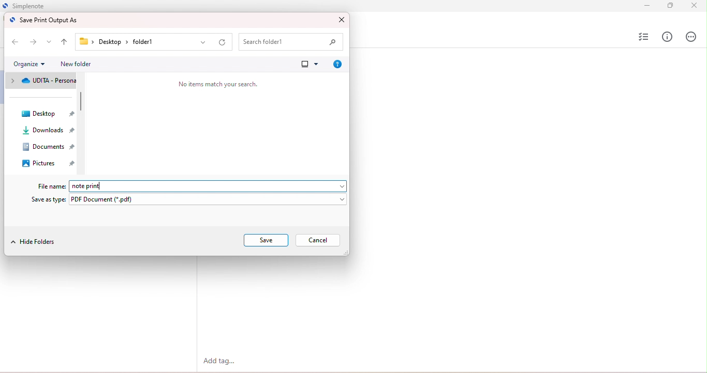 The height and width of the screenshot is (373, 707). I want to click on file name, so click(52, 186).